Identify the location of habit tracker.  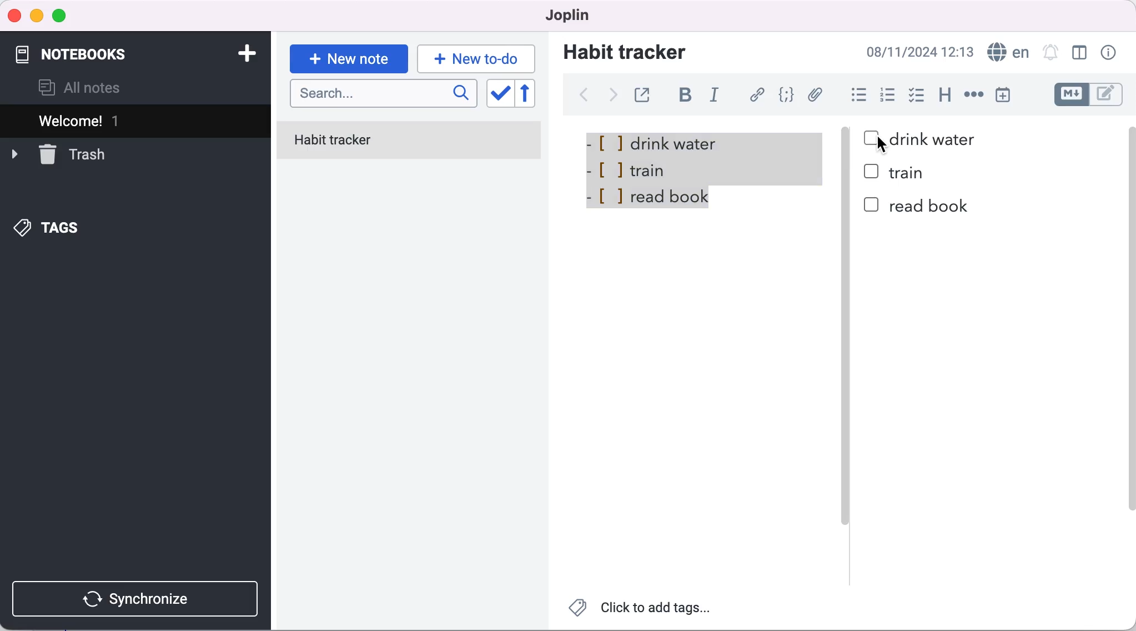
(409, 142).